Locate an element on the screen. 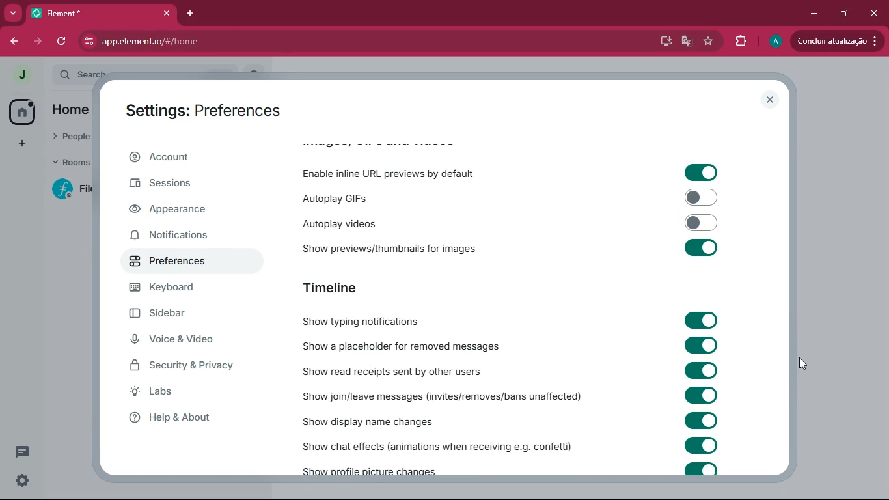 This screenshot has height=500, width=889. autoplay videos is located at coordinates (362, 224).